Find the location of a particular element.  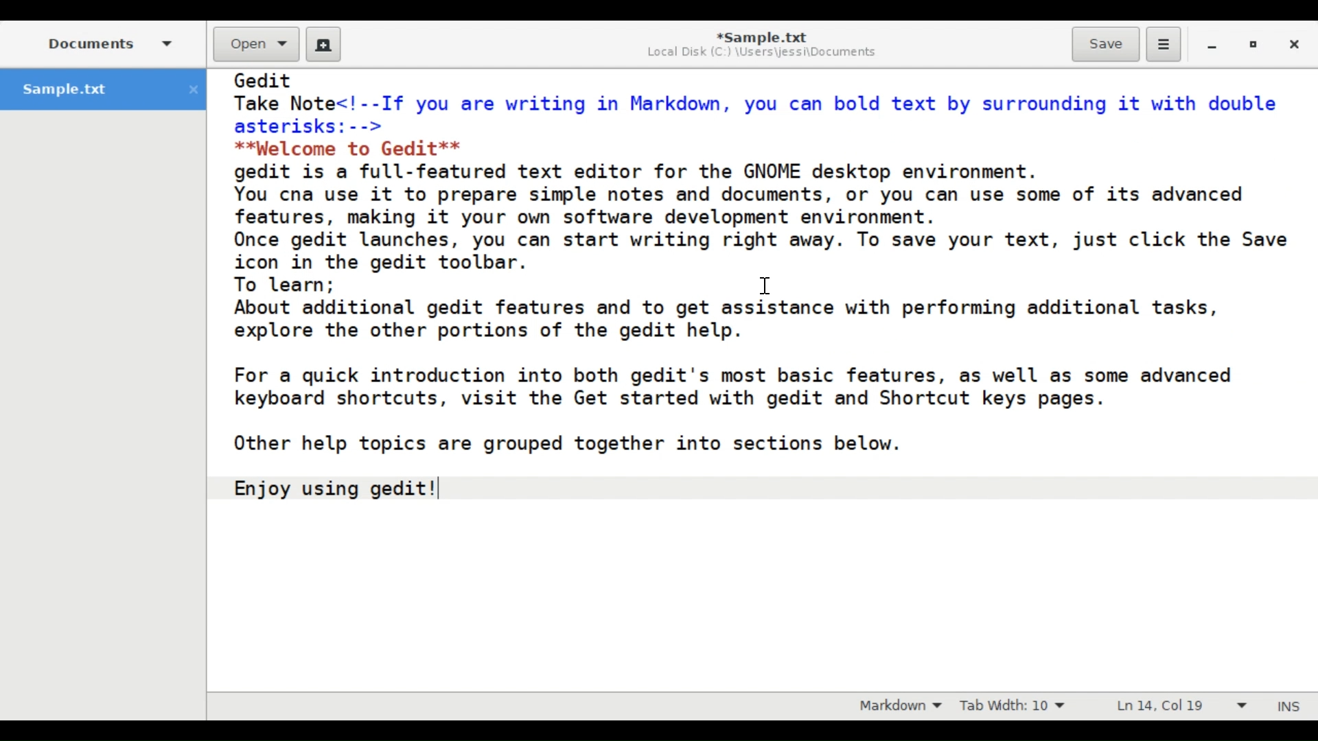

Sample.txt is located at coordinates (763, 37).